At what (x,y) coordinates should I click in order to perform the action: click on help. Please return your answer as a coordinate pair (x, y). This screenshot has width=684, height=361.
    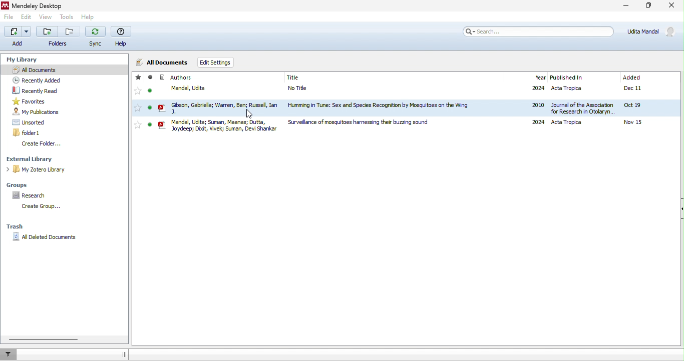
    Looking at the image, I should click on (122, 43).